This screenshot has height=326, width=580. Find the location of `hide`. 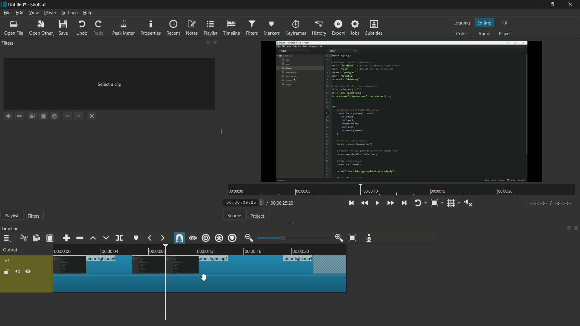

hide is located at coordinates (29, 271).